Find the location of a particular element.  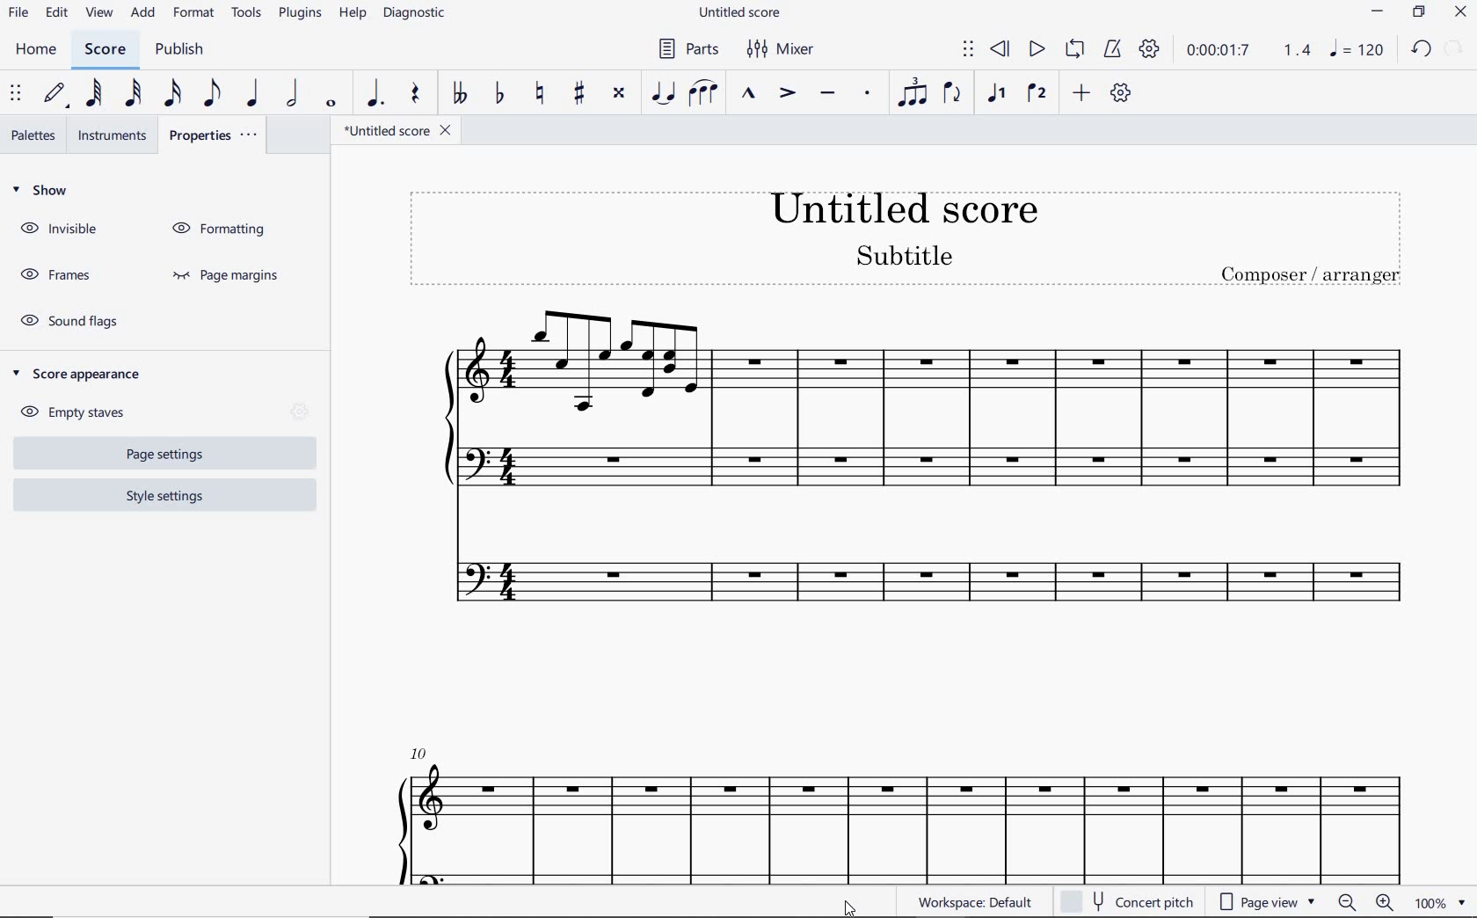

TOGGLE NATURAL is located at coordinates (543, 92).